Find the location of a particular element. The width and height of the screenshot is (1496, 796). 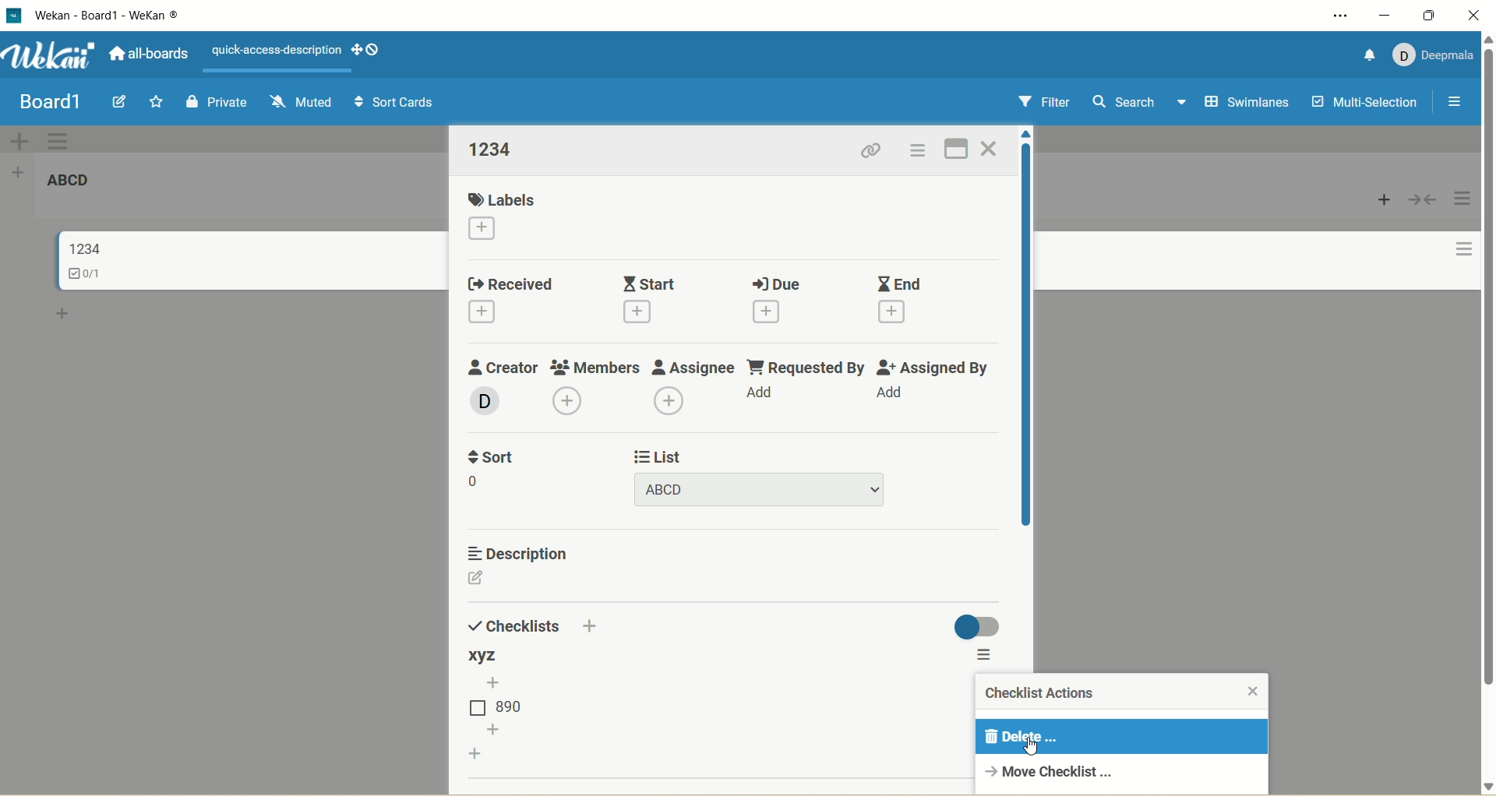

assignee is located at coordinates (700, 365).